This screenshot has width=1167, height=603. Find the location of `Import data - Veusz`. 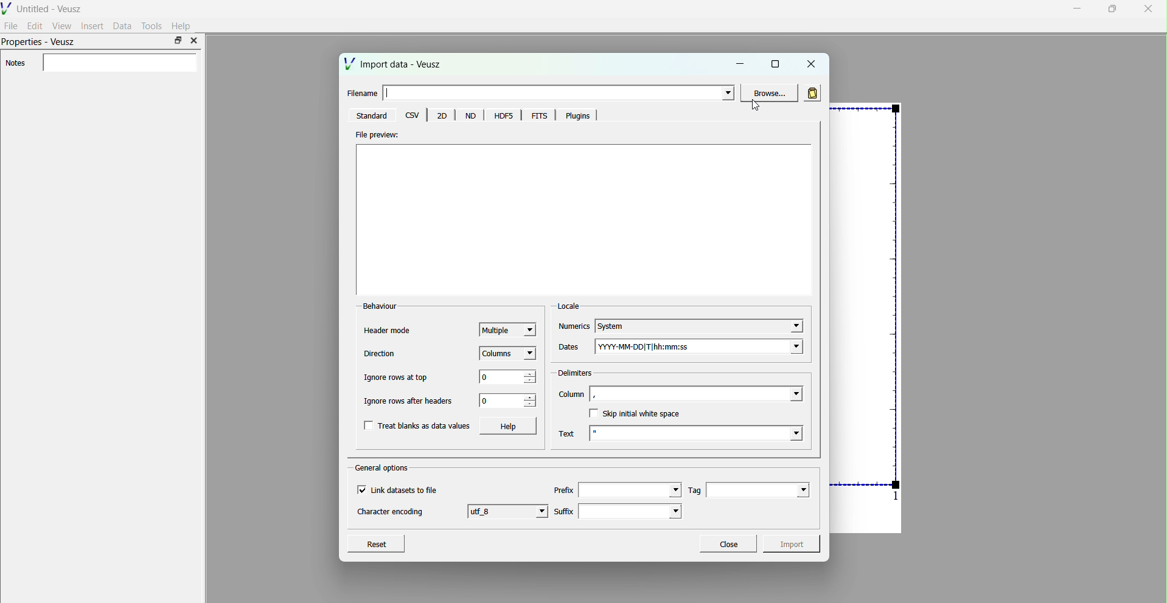

Import data - Veusz is located at coordinates (394, 64).